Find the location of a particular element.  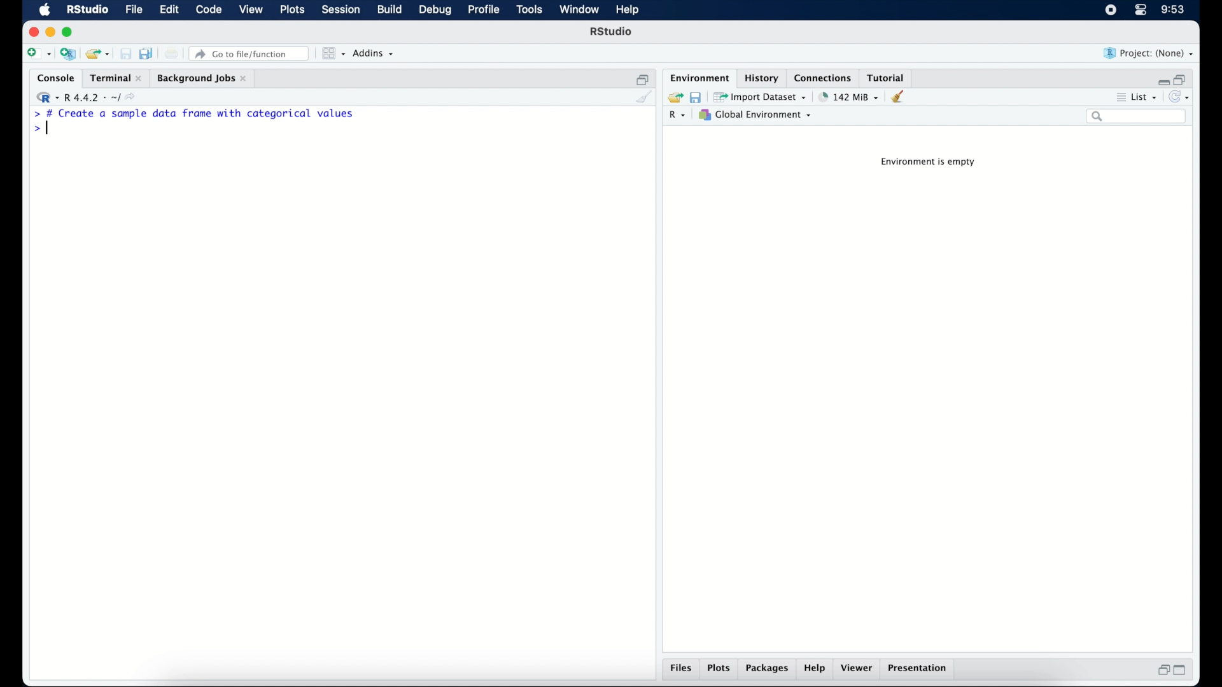

help is located at coordinates (817, 669).